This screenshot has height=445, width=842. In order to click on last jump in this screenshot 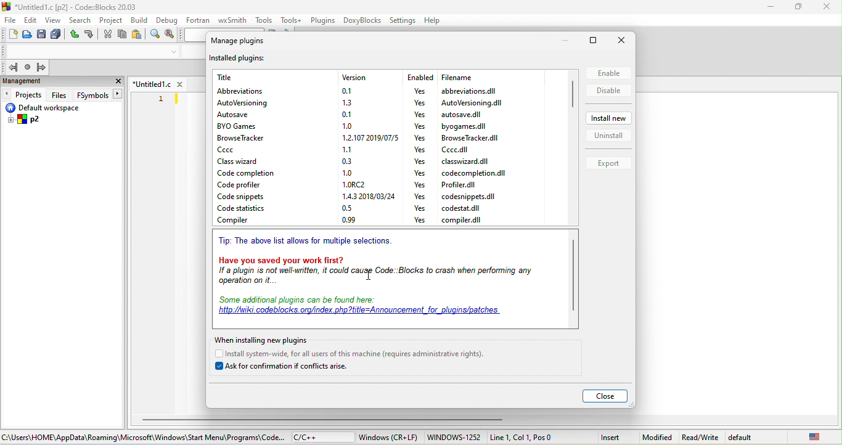, I will do `click(28, 68)`.